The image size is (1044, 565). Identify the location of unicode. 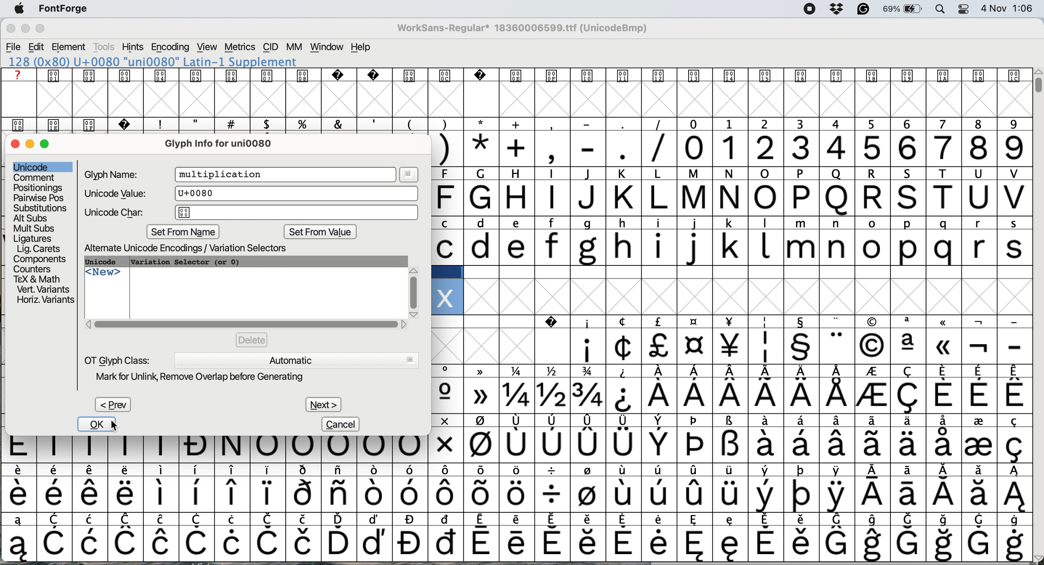
(32, 166).